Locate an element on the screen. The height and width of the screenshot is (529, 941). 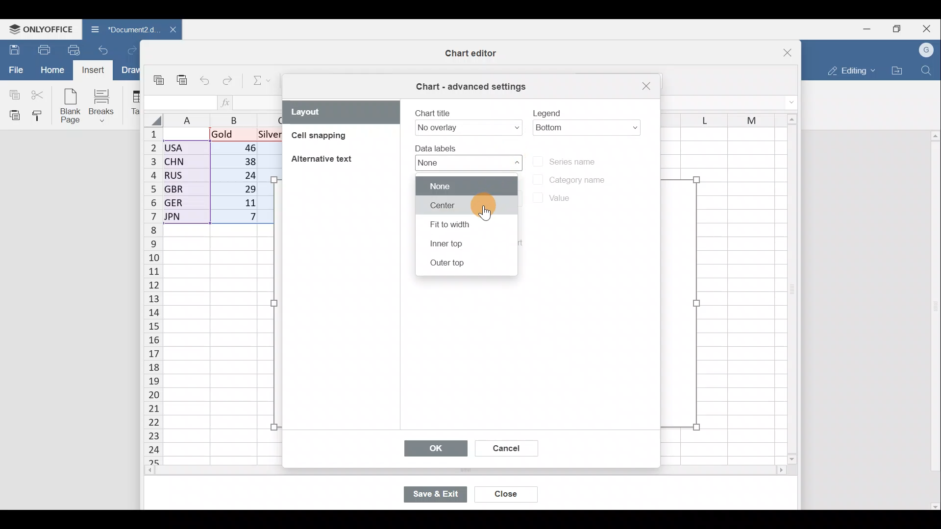
ONLYOFFICE Menu is located at coordinates (39, 29).